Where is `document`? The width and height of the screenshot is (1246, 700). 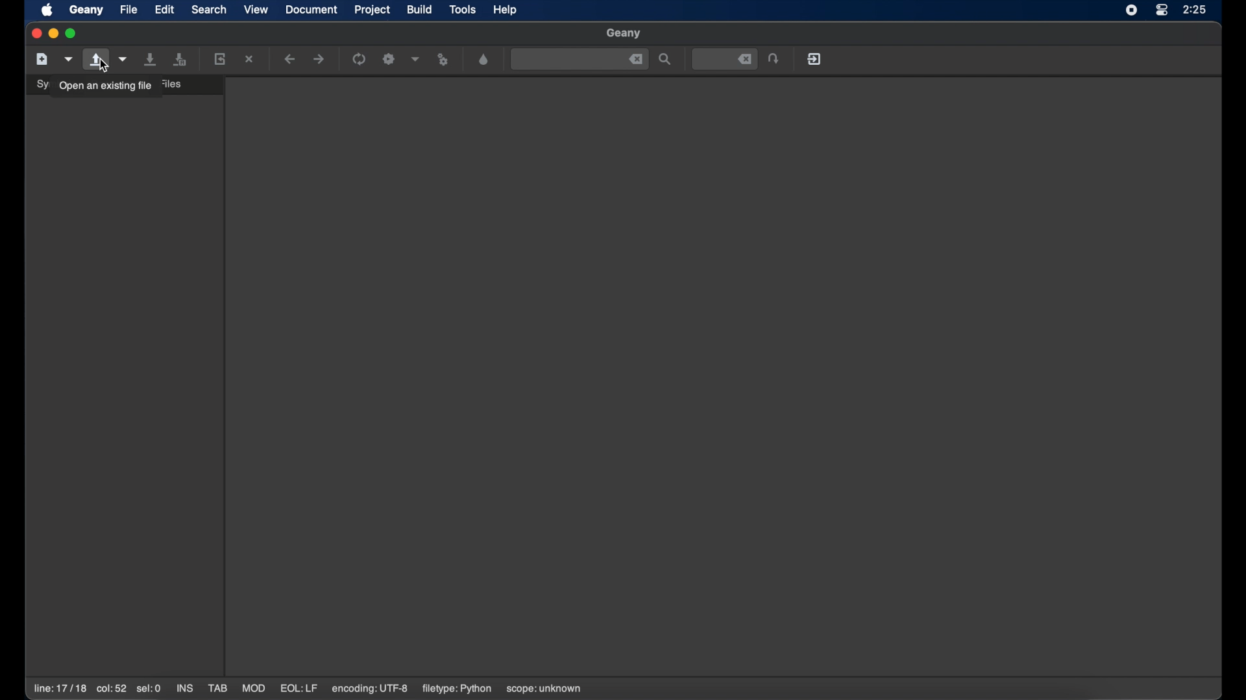 document is located at coordinates (310, 9).